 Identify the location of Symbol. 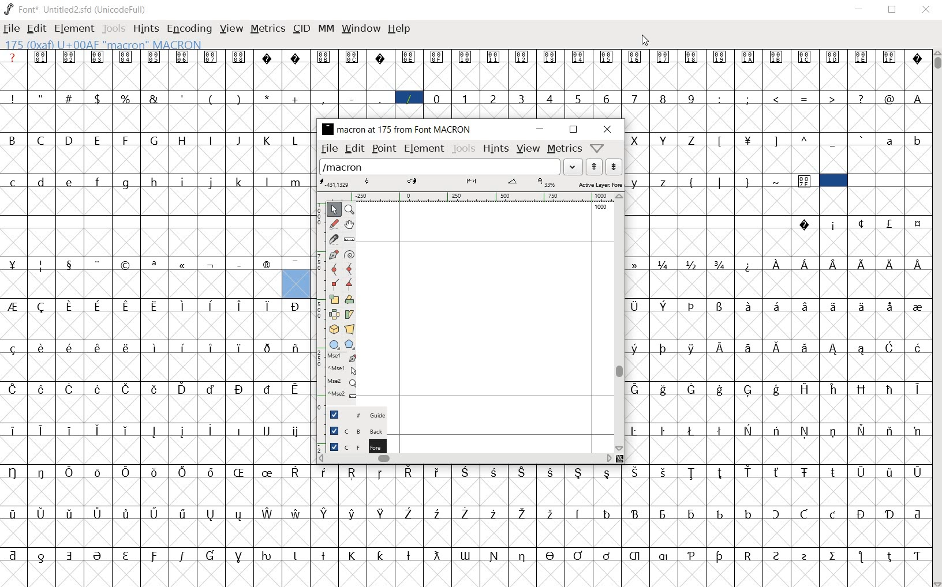
(665, 264).